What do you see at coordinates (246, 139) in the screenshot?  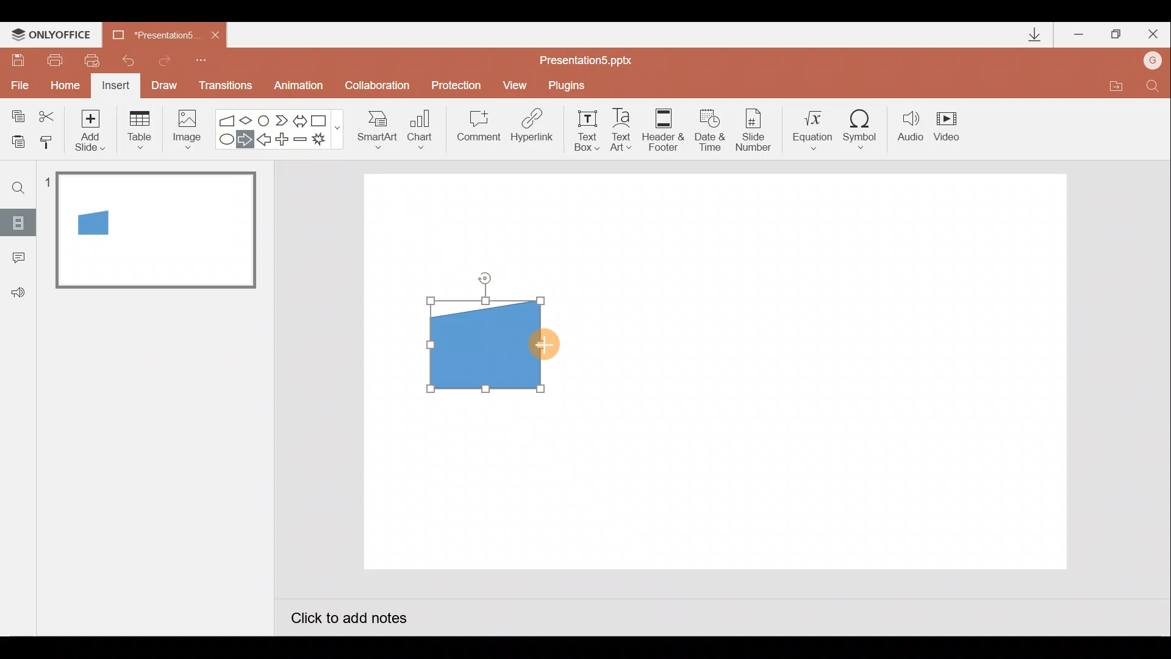 I see `Right arrow` at bounding box center [246, 139].